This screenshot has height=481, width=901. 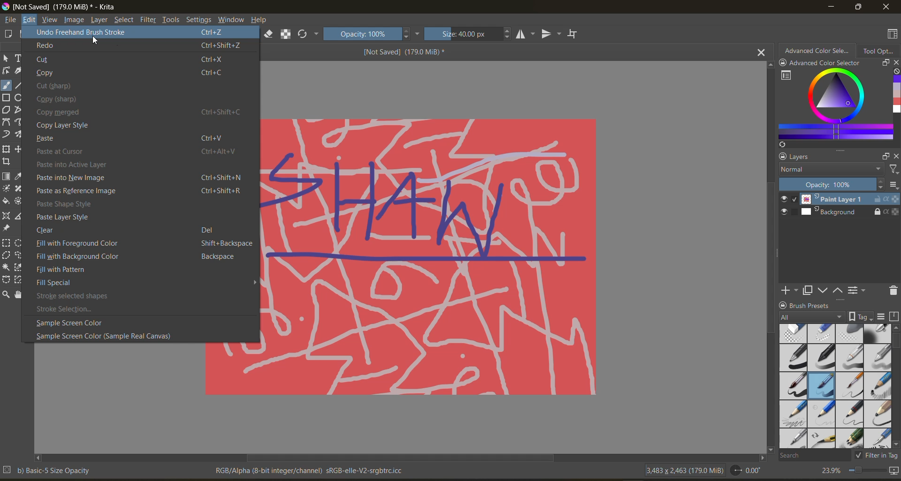 What do you see at coordinates (199, 19) in the screenshot?
I see `settings` at bounding box center [199, 19].